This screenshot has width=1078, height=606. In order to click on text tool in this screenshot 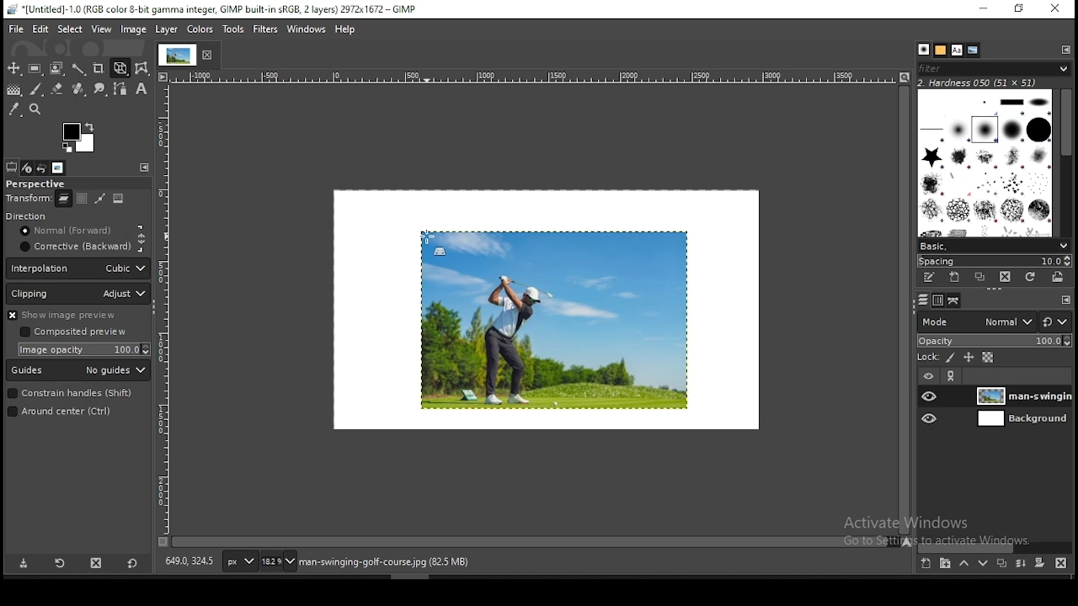, I will do `click(141, 90)`.